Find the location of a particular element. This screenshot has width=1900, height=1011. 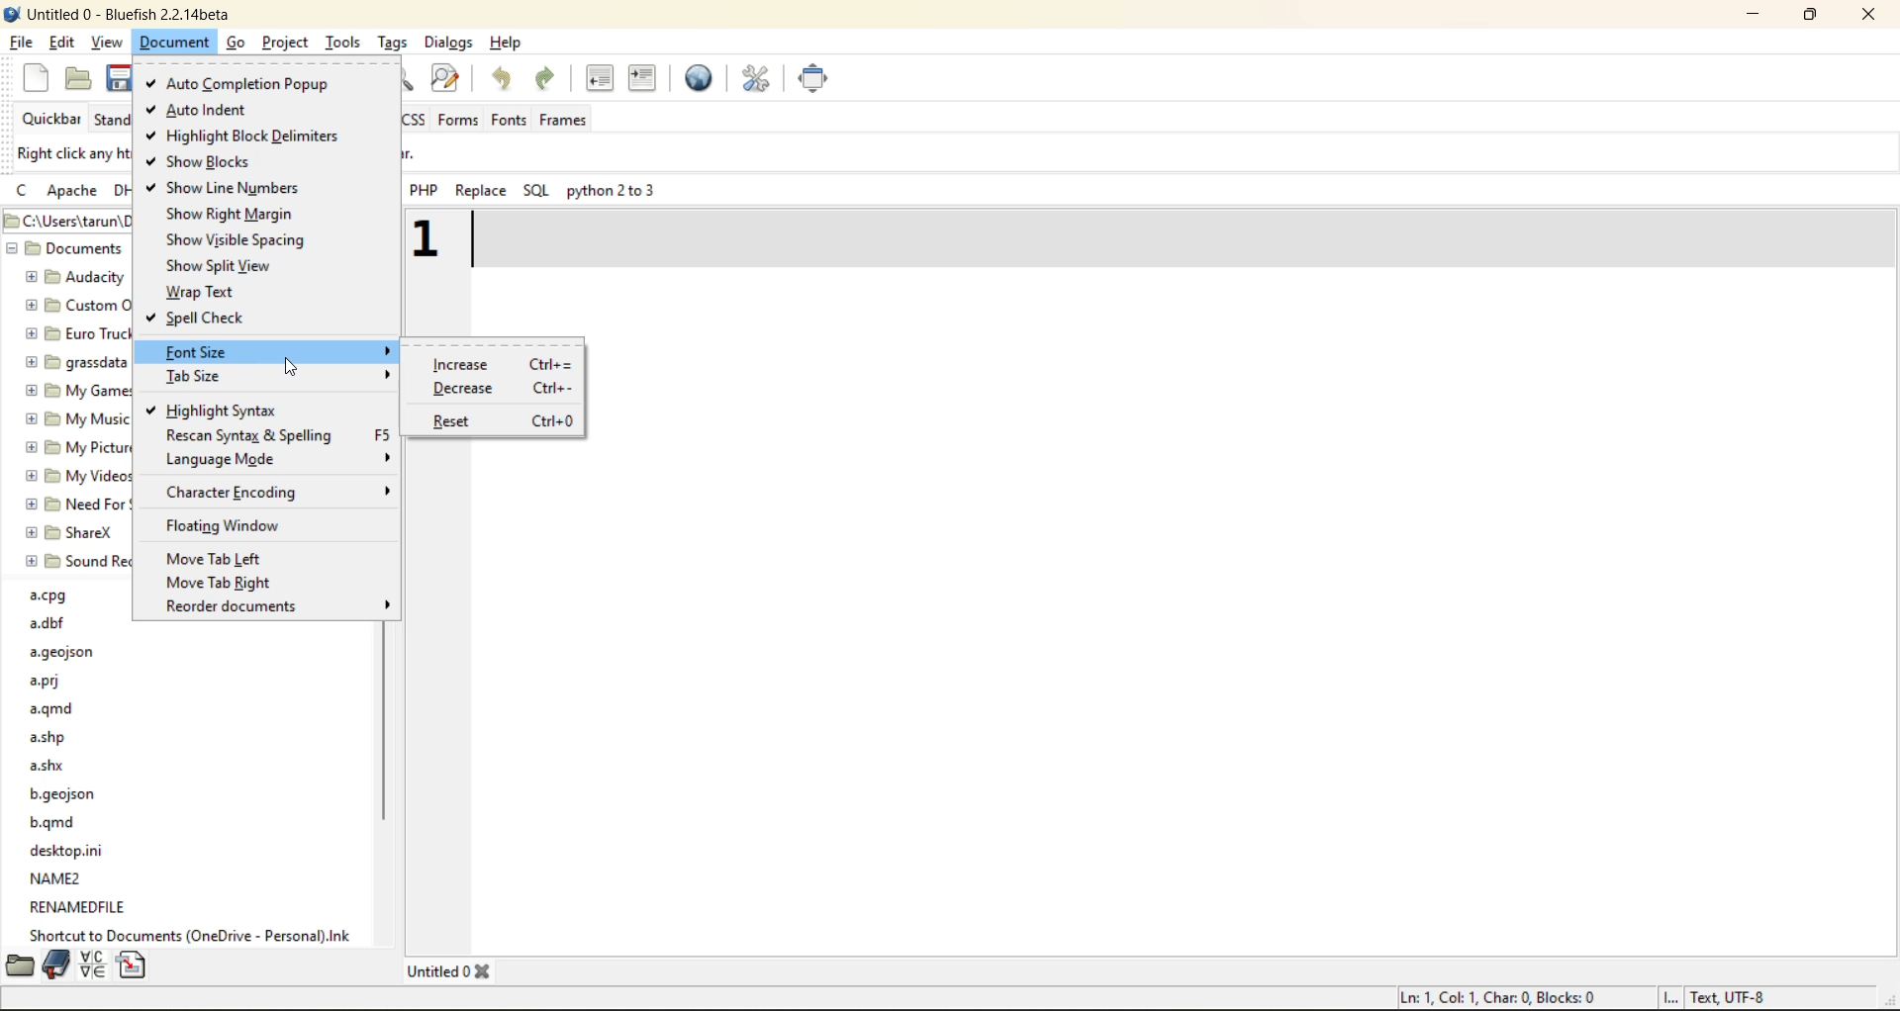

increase is located at coordinates (505, 364).